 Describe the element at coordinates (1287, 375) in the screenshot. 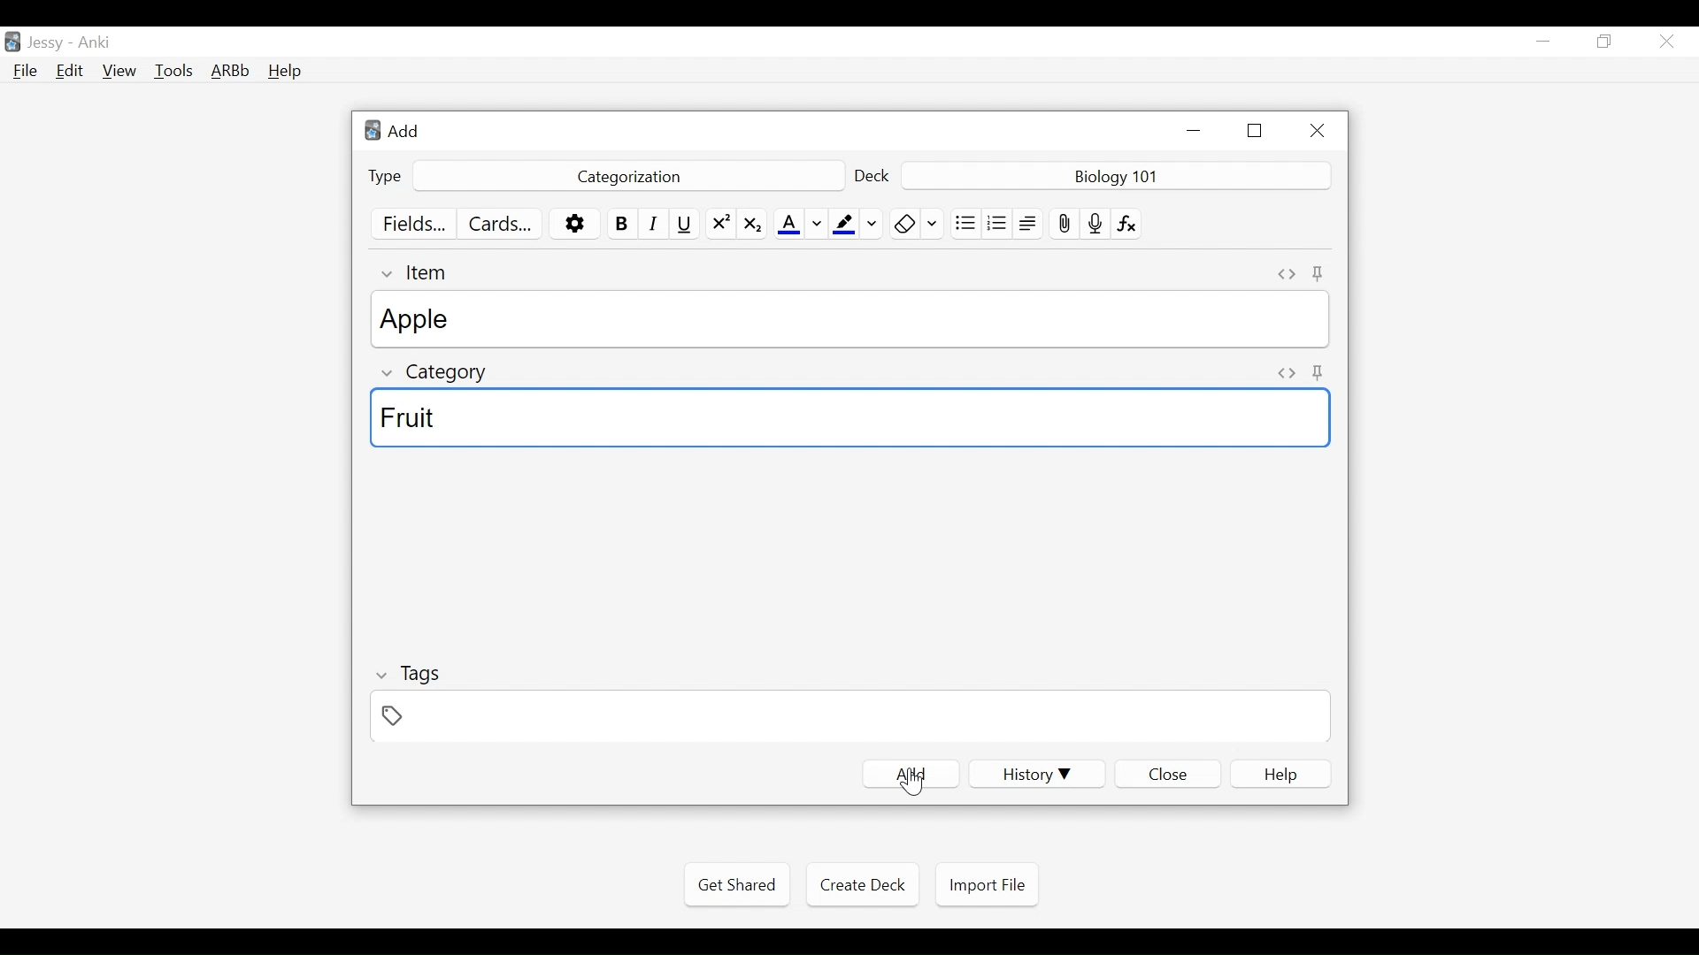

I see `Toggle HTML Editor` at that location.